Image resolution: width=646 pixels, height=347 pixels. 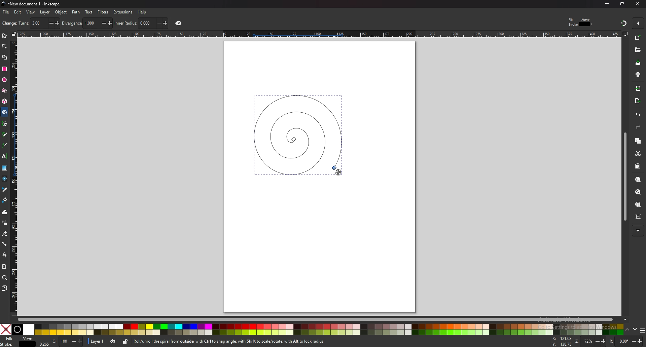 I want to click on scroll bar, so click(x=624, y=178).